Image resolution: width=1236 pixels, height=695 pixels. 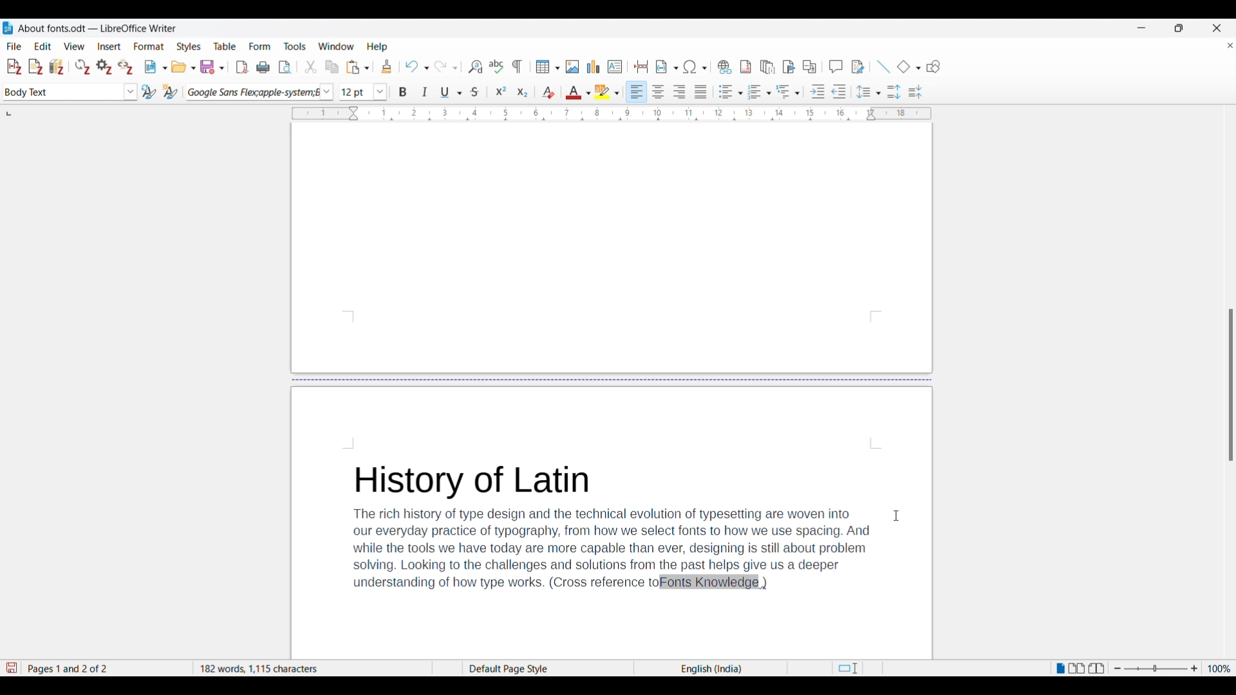 What do you see at coordinates (251, 92) in the screenshot?
I see `Current font` at bounding box center [251, 92].